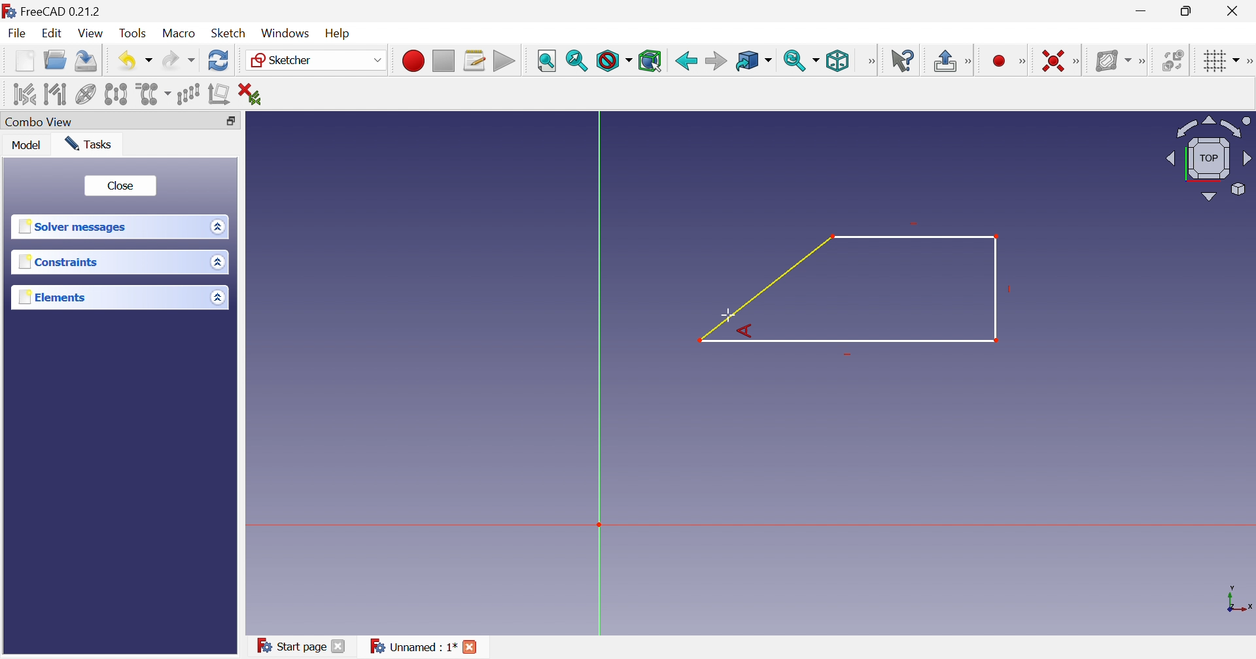 The height and width of the screenshot is (659, 1256). Describe the element at coordinates (503, 61) in the screenshot. I see `Execute macro` at that location.